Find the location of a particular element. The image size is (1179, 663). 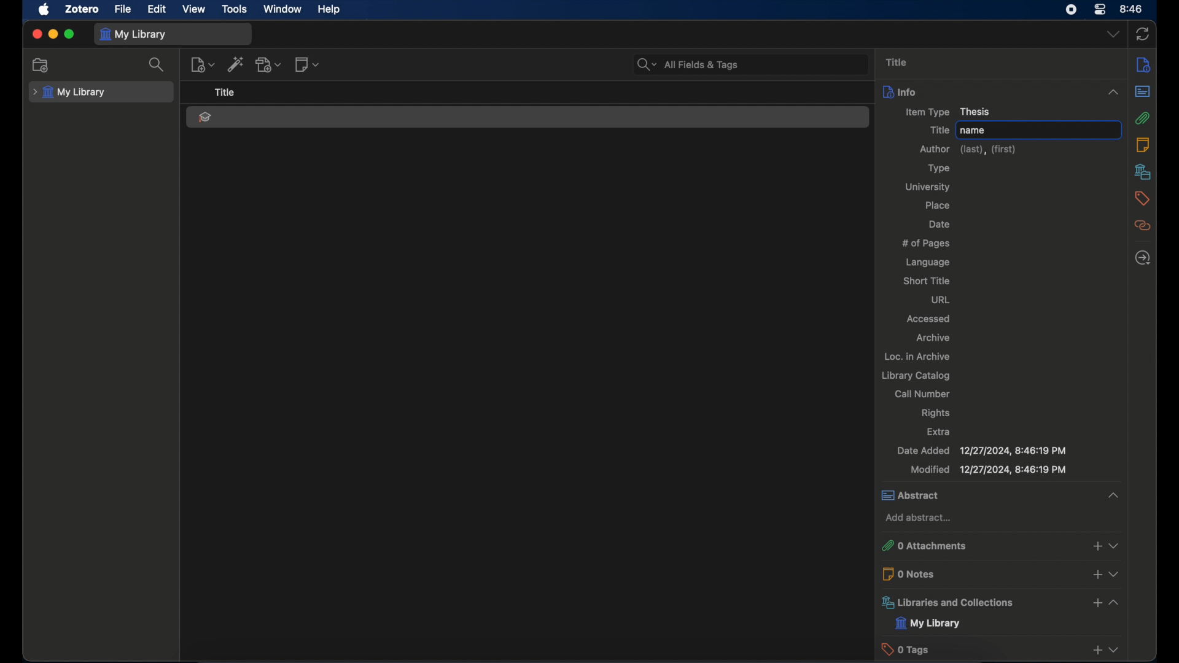

my library is located at coordinates (70, 93).